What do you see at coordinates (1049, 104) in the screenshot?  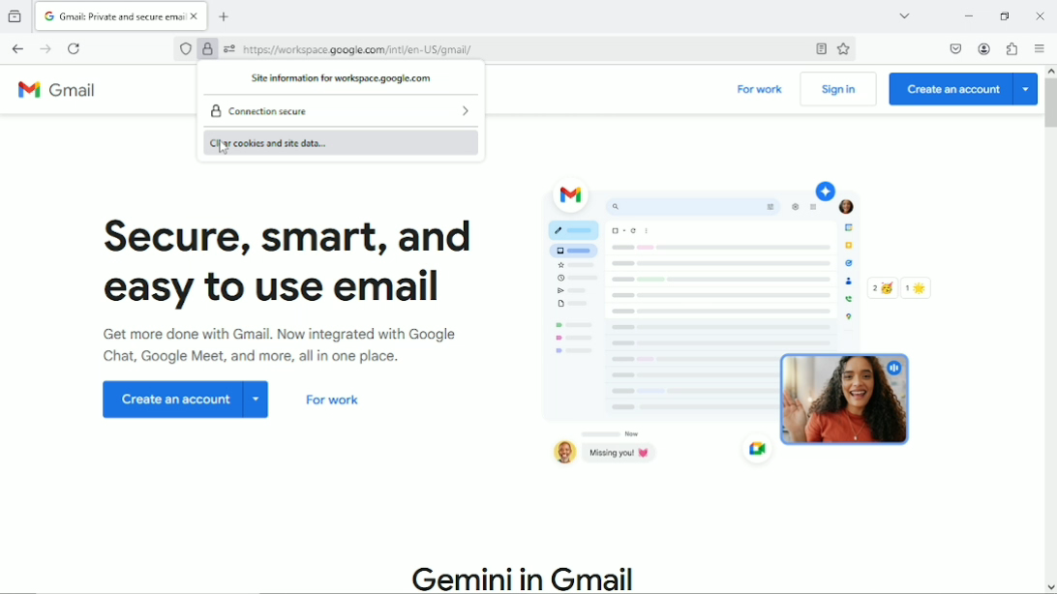 I see `Vertical scrollbar` at bounding box center [1049, 104].